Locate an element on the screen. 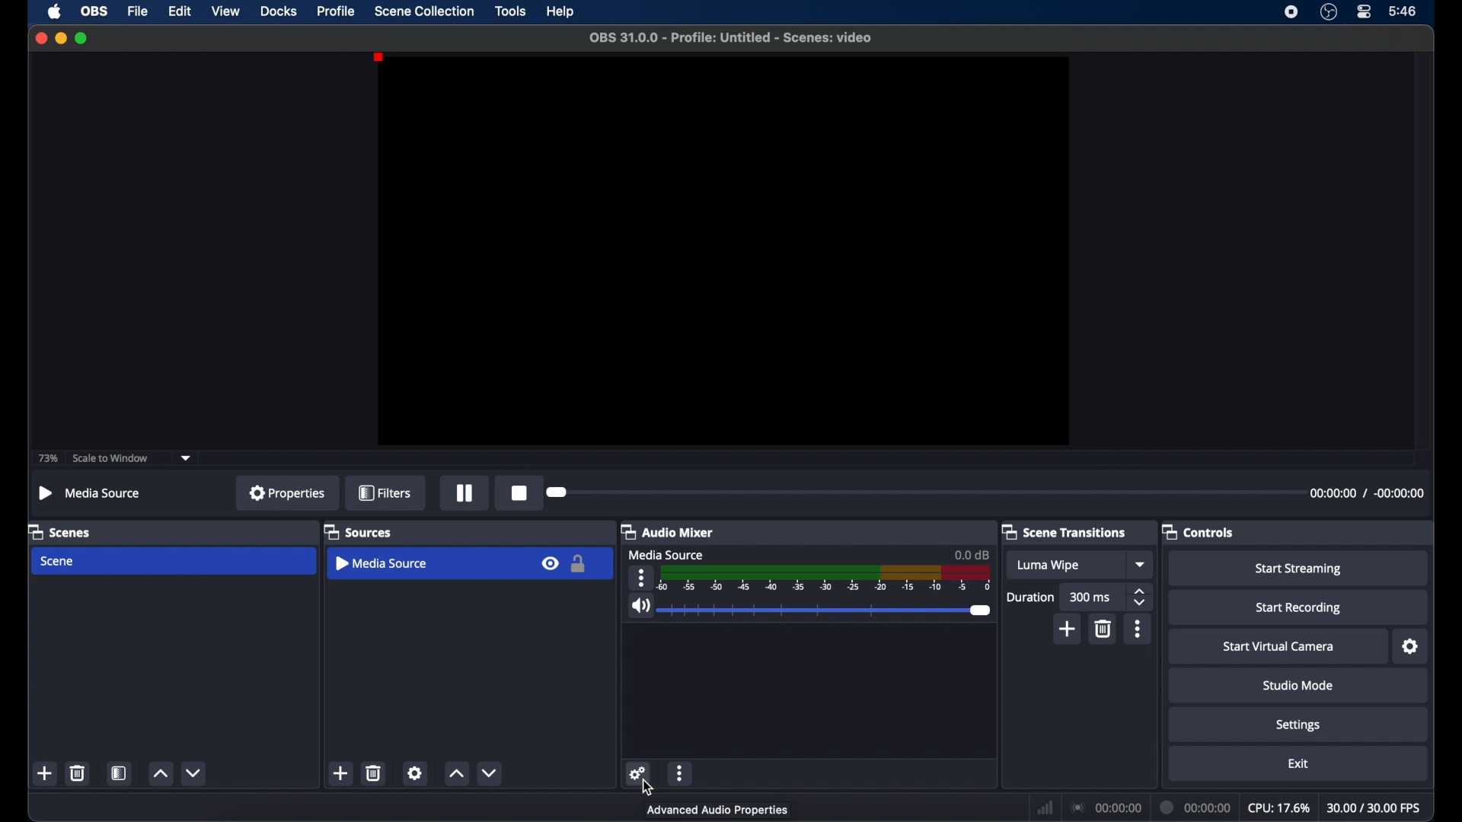 This screenshot has height=822, width=1462. connection is located at coordinates (1105, 808).